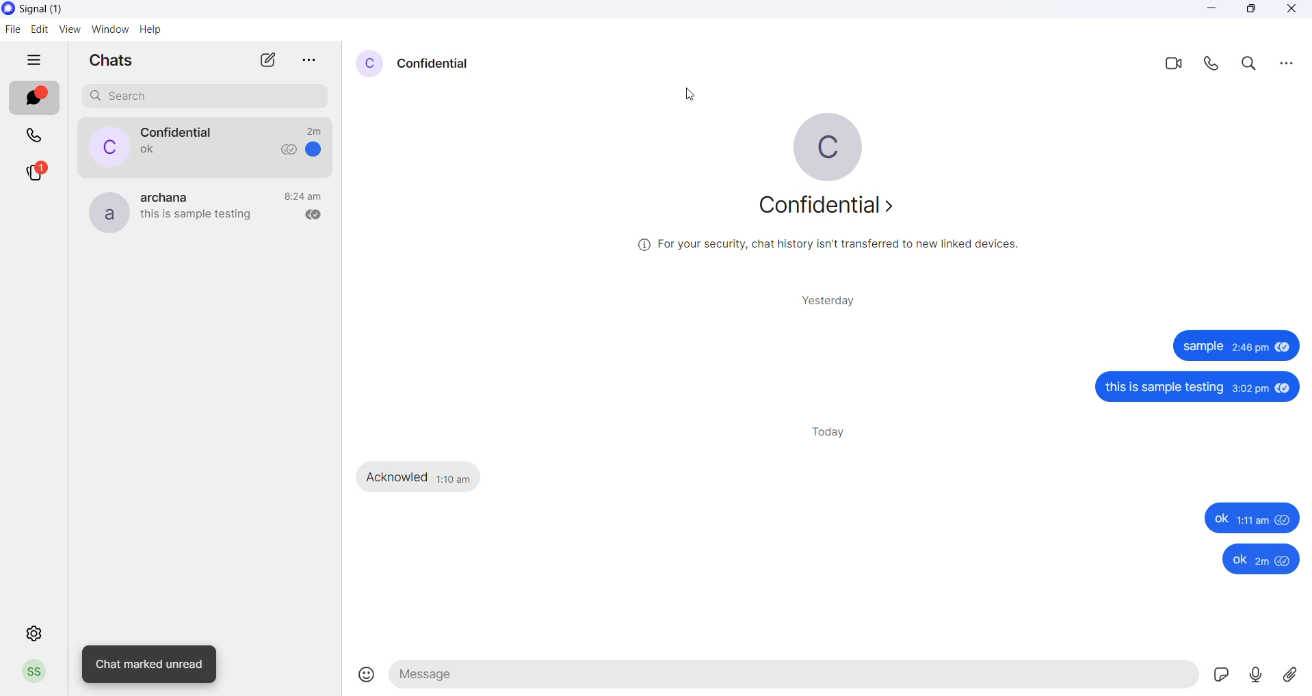  Describe the element at coordinates (34, 634) in the screenshot. I see `settings` at that location.